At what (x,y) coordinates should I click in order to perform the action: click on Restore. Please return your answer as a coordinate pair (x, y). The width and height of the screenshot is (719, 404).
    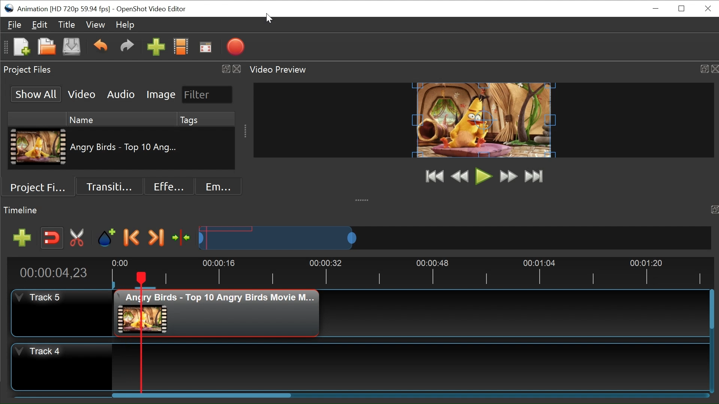
    Looking at the image, I should click on (683, 8).